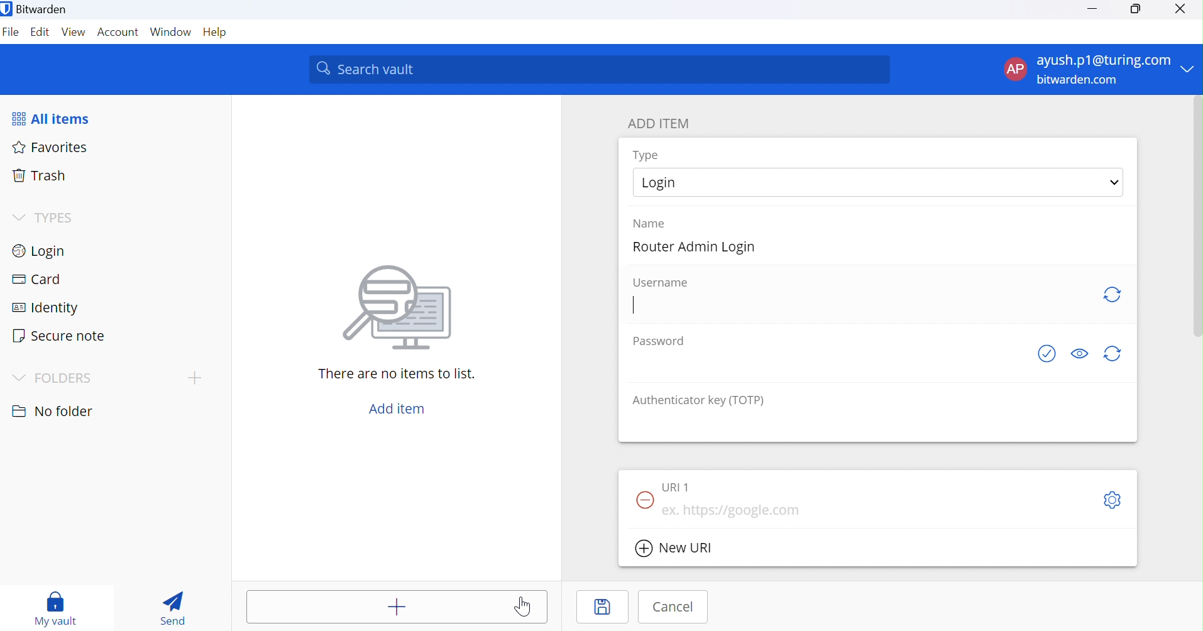 Image resolution: width=1203 pixels, height=631 pixels. I want to click on Login, so click(43, 250).